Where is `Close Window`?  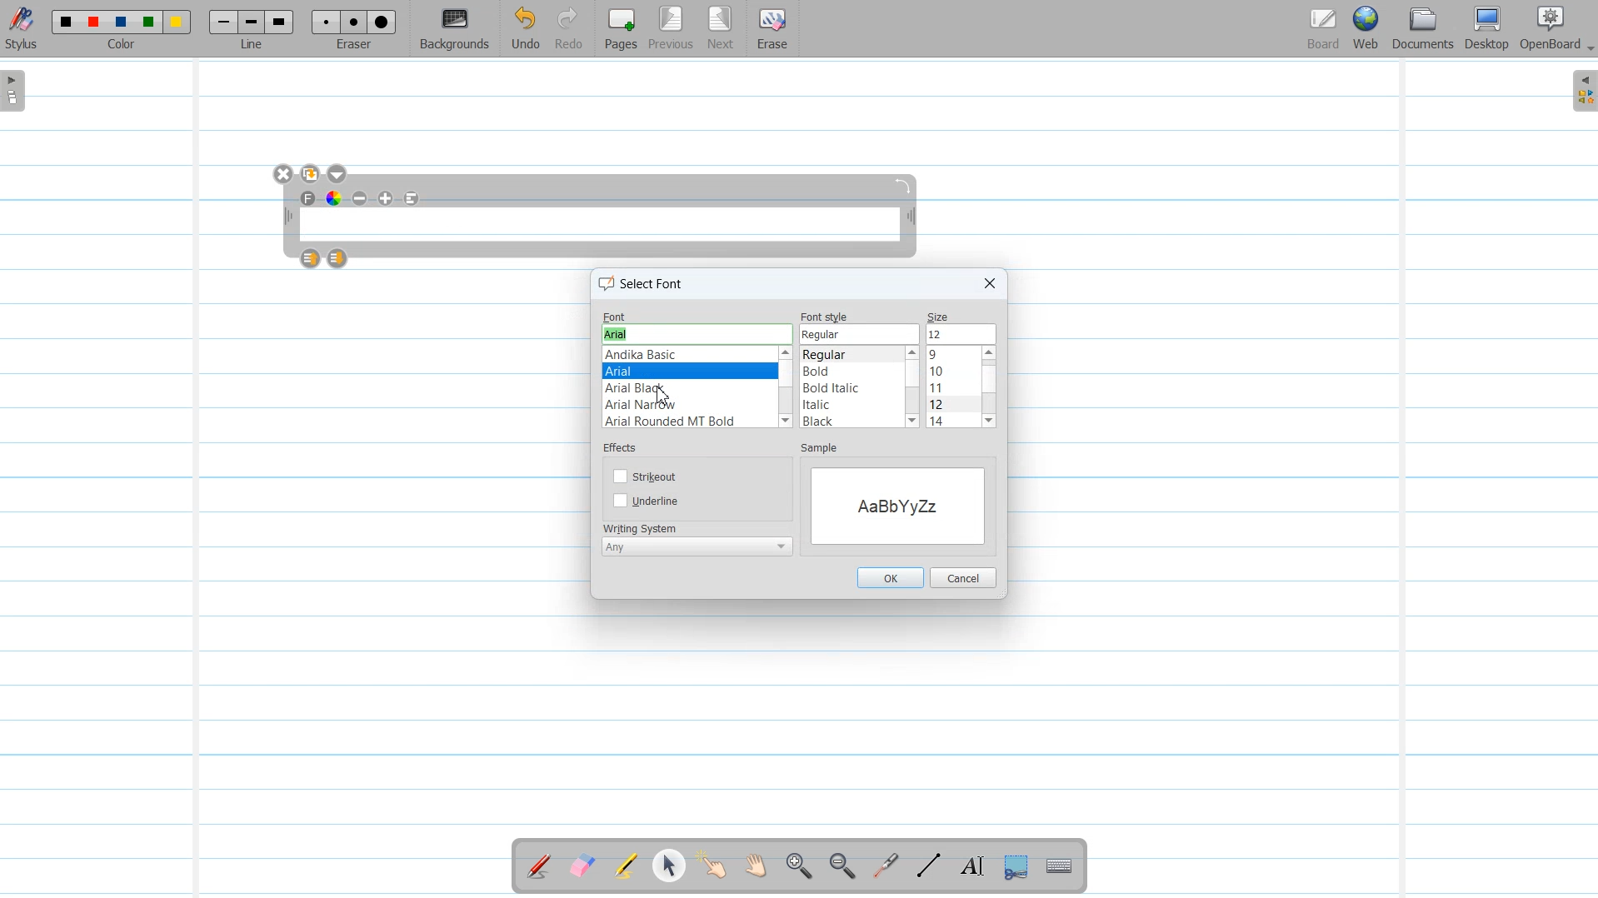
Close Window is located at coordinates (284, 174).